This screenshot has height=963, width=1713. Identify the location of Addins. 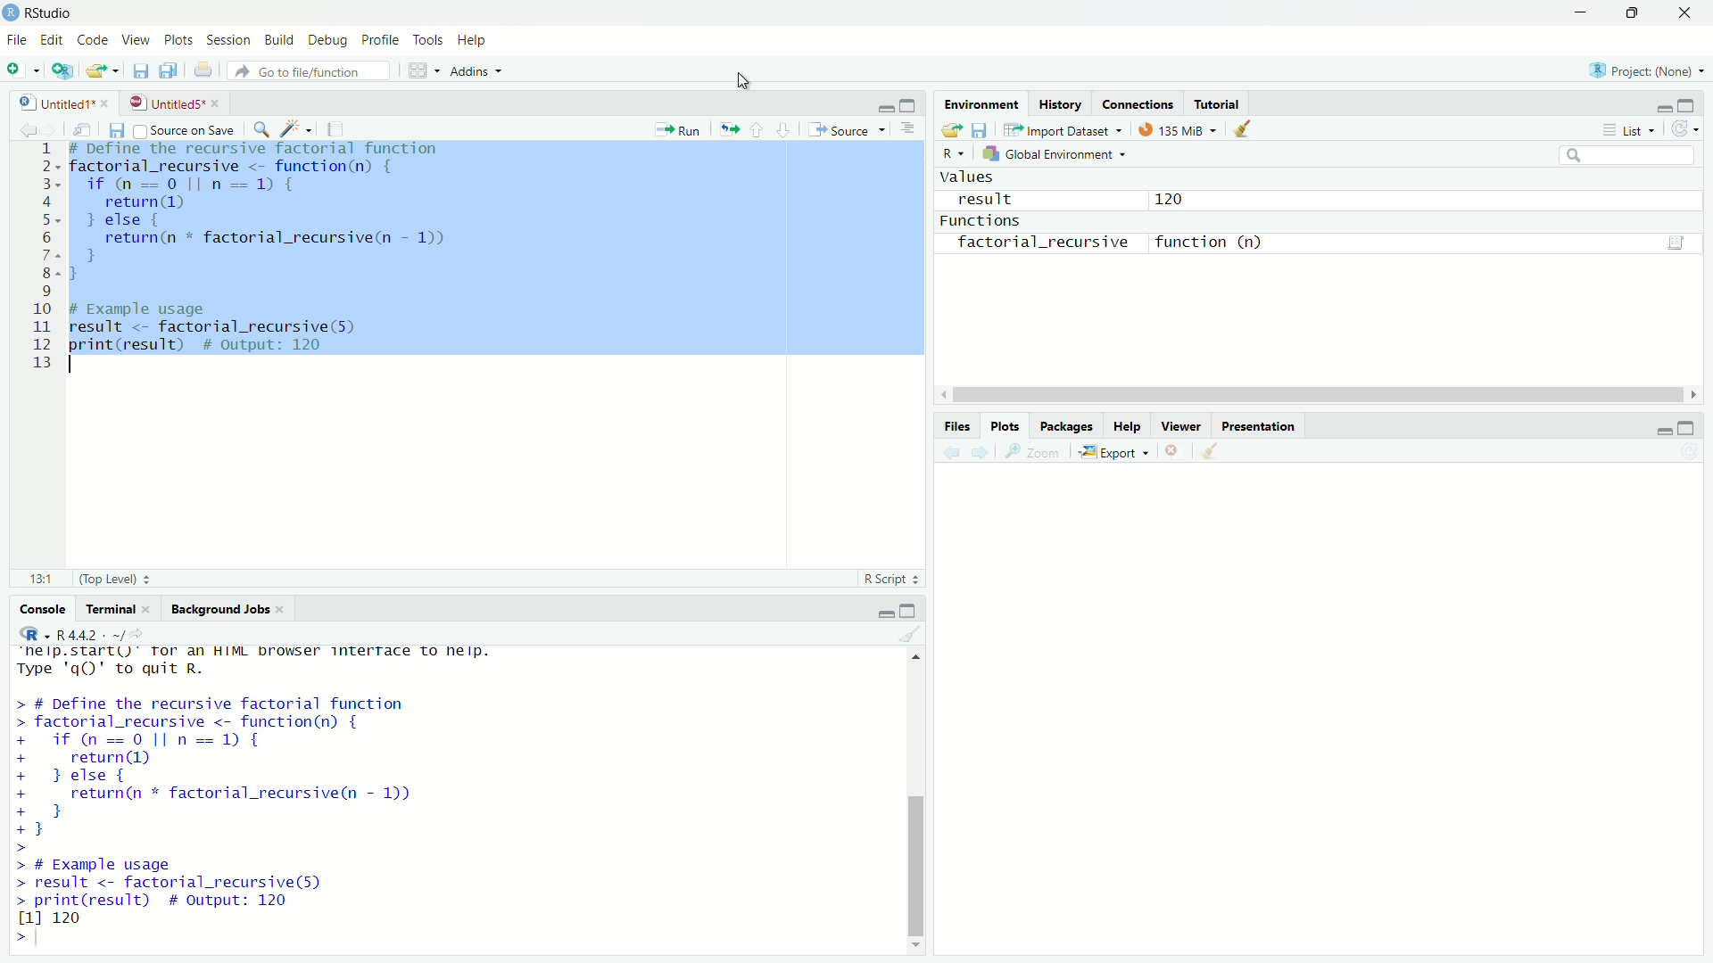
(484, 71).